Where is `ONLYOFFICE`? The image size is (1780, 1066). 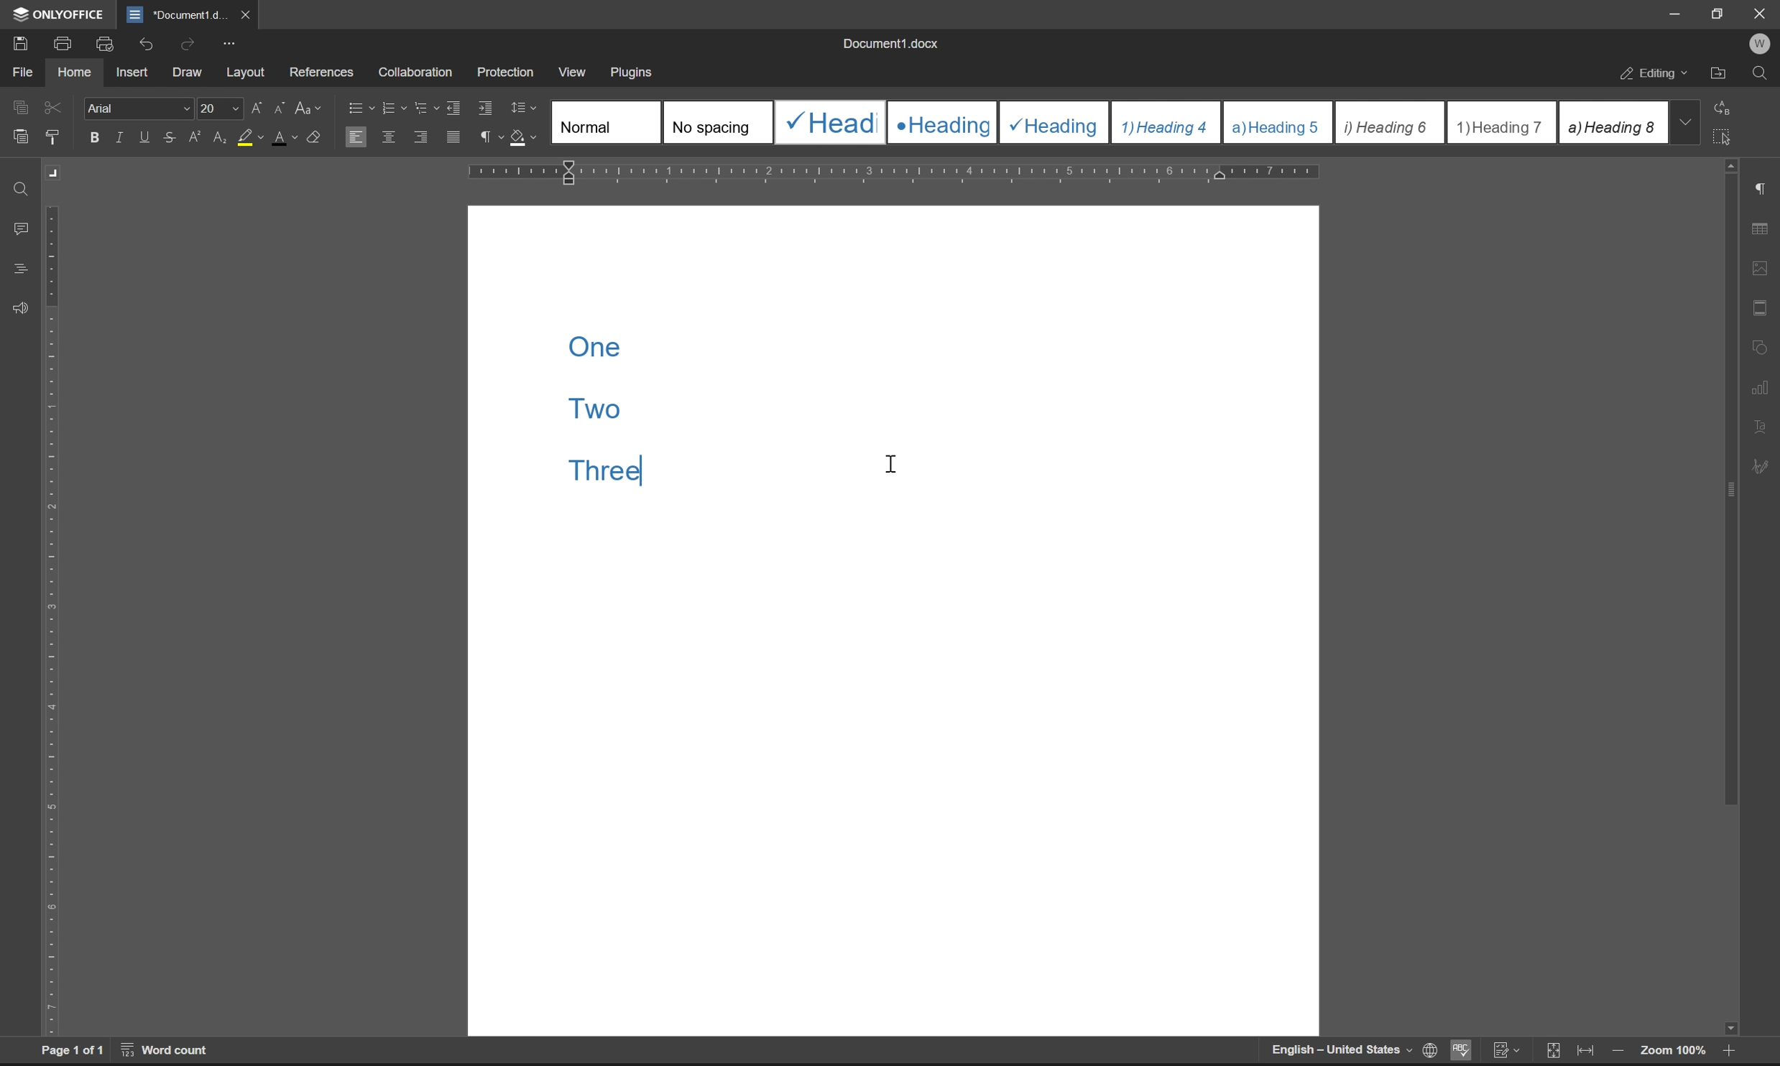 ONLYOFFICE is located at coordinates (60, 14).